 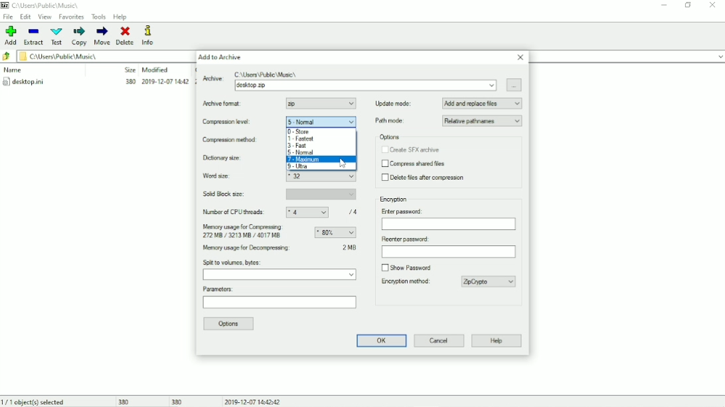 What do you see at coordinates (235, 123) in the screenshot?
I see `Compression level` at bounding box center [235, 123].